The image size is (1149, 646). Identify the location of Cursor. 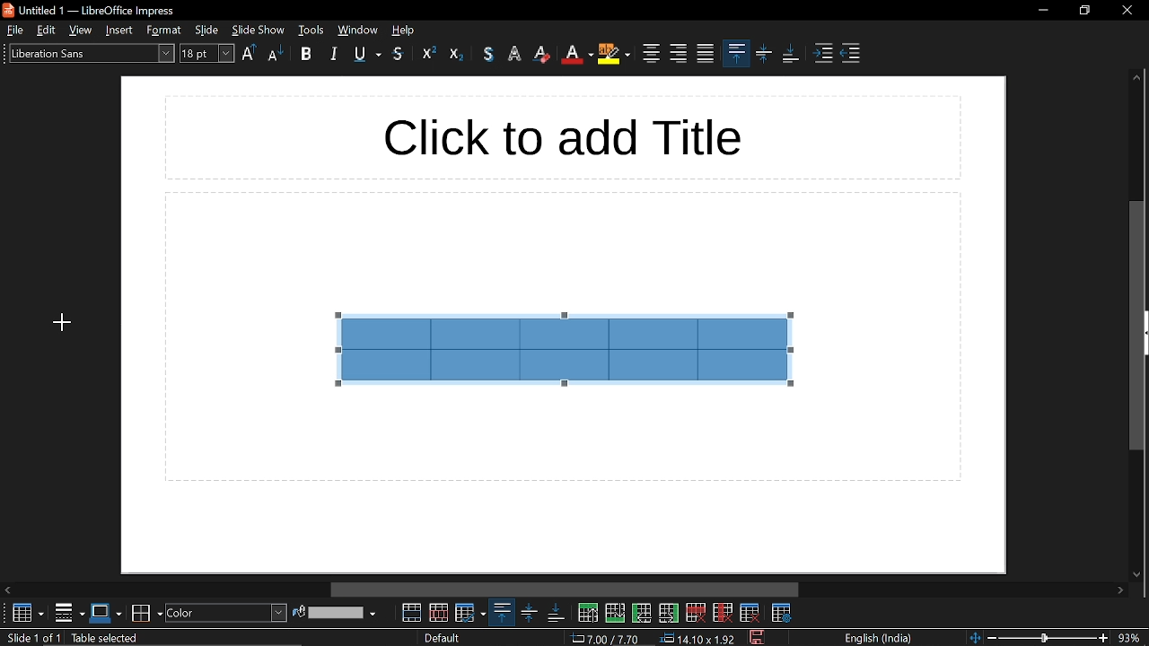
(64, 320).